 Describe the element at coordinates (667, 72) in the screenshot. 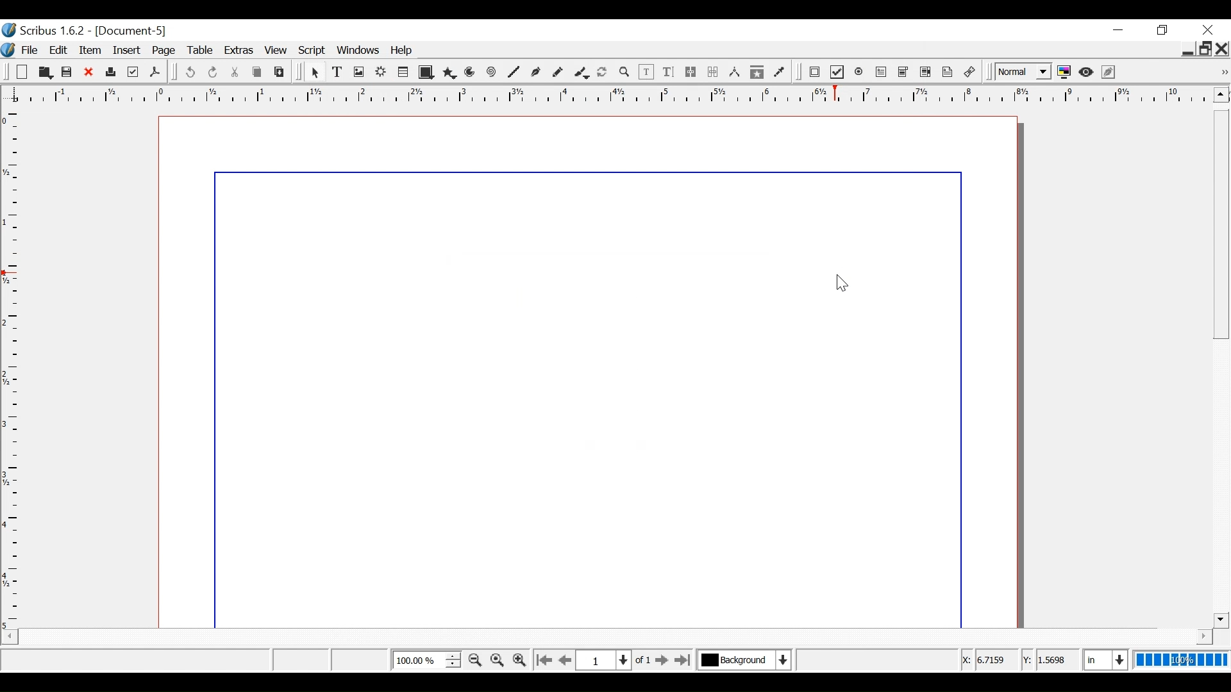

I see `Edit Text with Story Editor` at that location.